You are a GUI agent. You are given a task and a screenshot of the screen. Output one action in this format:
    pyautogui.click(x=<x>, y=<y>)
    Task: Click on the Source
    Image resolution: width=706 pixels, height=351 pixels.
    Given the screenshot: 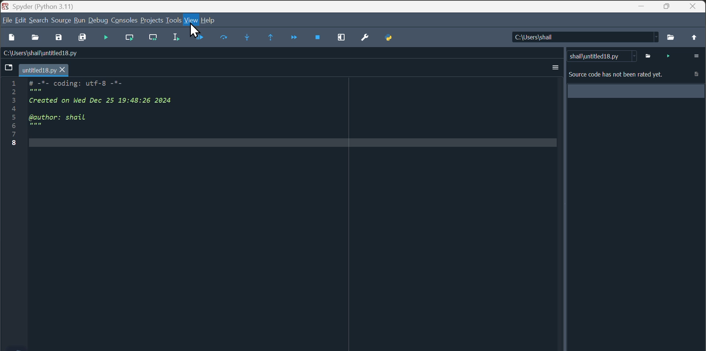 What is the action you would take?
    pyautogui.click(x=62, y=19)
    